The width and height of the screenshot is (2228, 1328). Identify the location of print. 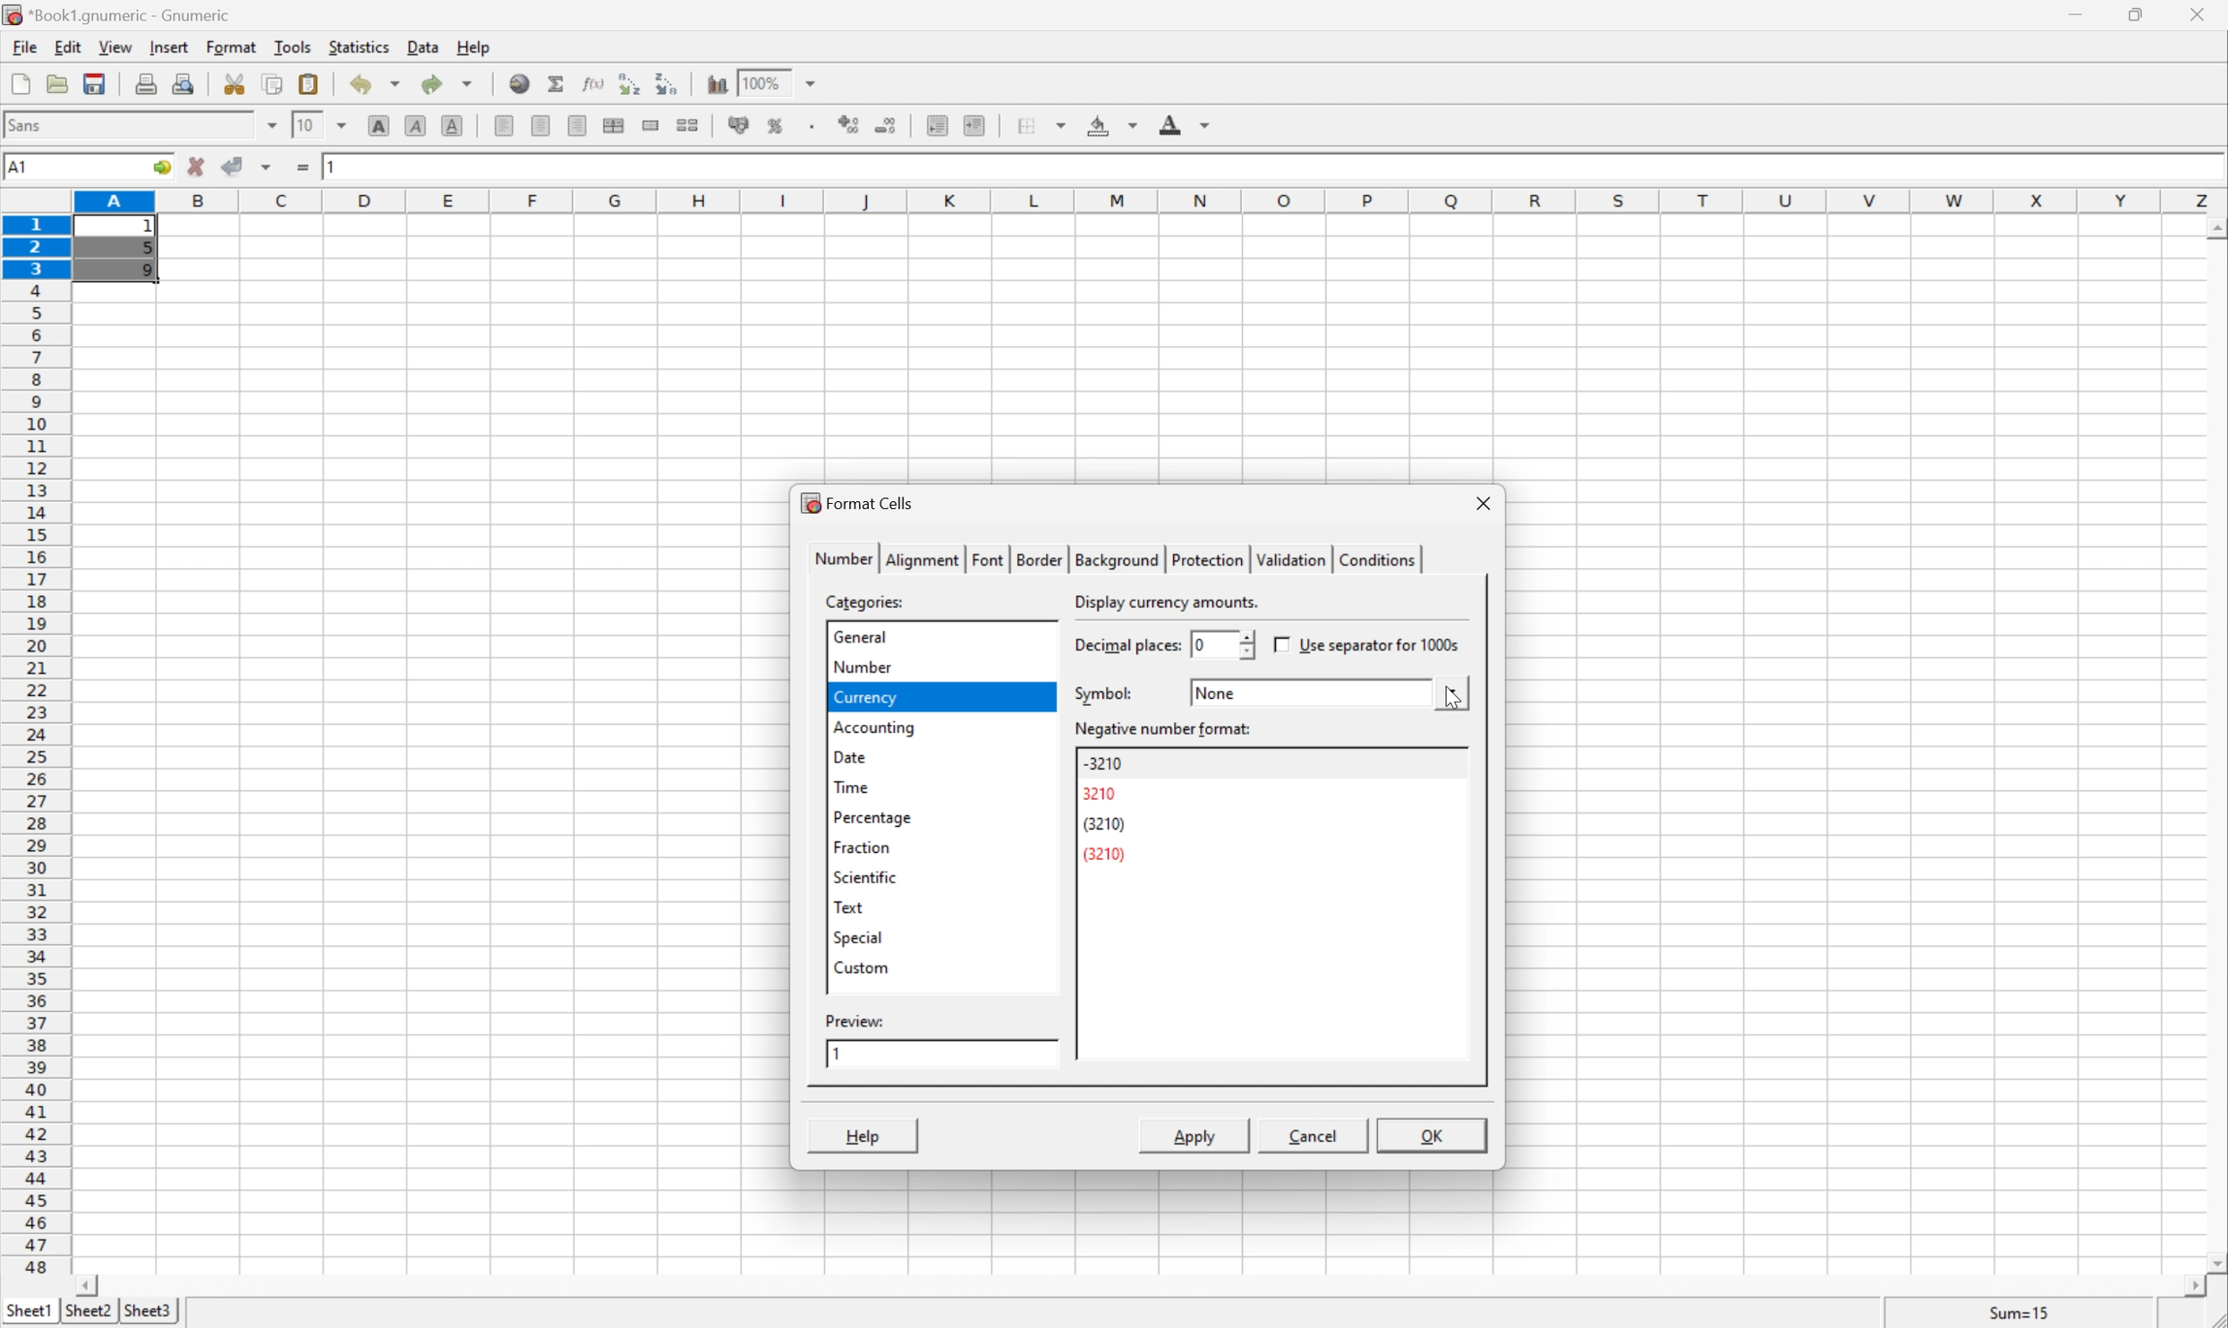
(143, 81).